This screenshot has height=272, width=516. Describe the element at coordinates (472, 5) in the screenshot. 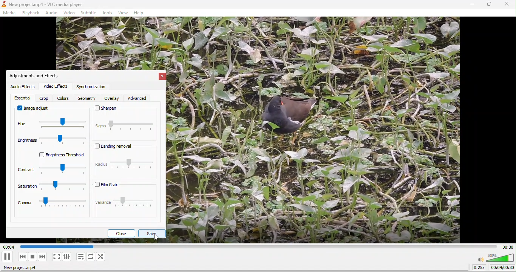

I see `minimize` at that location.